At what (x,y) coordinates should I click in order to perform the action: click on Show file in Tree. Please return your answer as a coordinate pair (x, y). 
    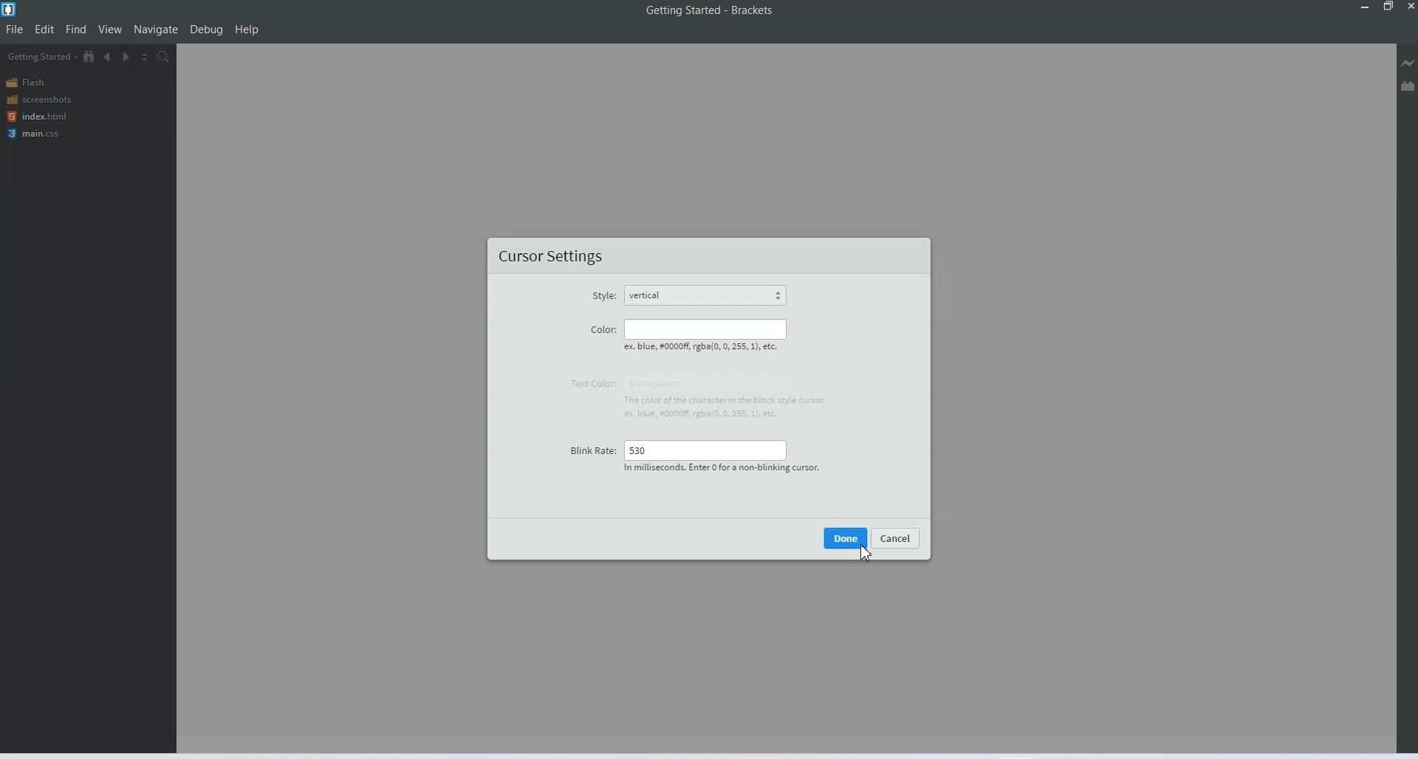
    Looking at the image, I should click on (89, 55).